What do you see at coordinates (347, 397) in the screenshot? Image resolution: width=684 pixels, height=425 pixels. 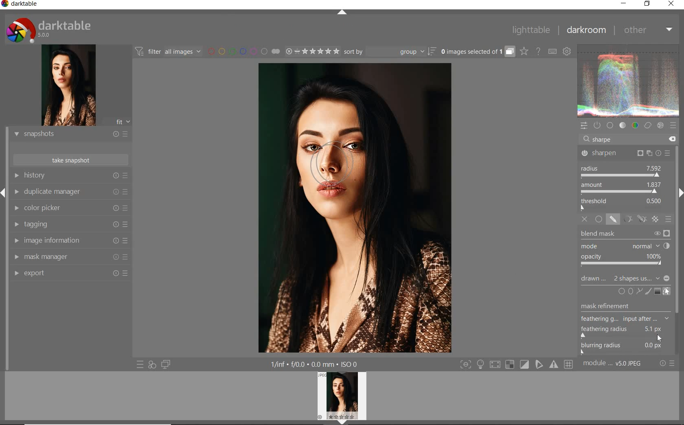 I see `profile ` at bounding box center [347, 397].